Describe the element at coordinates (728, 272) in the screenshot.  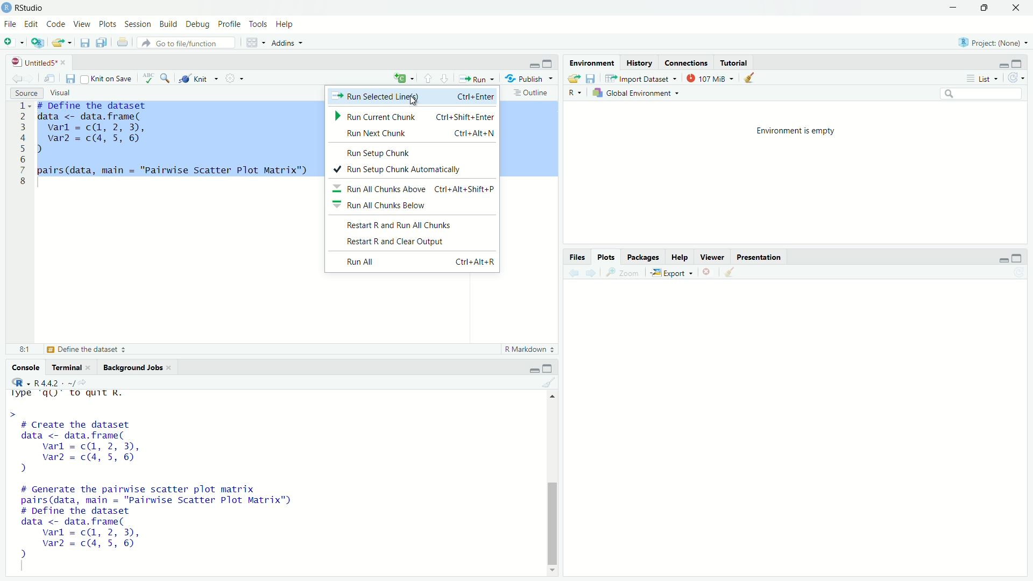
I see `Clear console (Ctrl +L)` at that location.